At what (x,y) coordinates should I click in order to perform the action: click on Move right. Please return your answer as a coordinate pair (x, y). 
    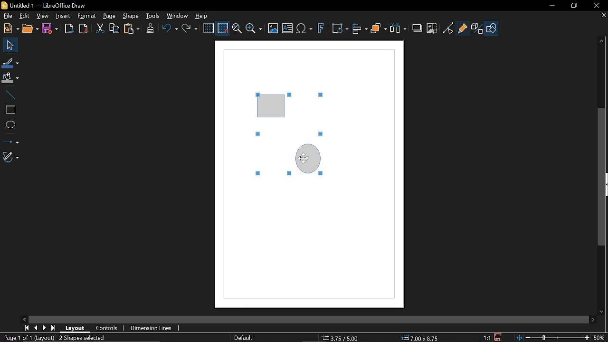
    Looking at the image, I should click on (594, 320).